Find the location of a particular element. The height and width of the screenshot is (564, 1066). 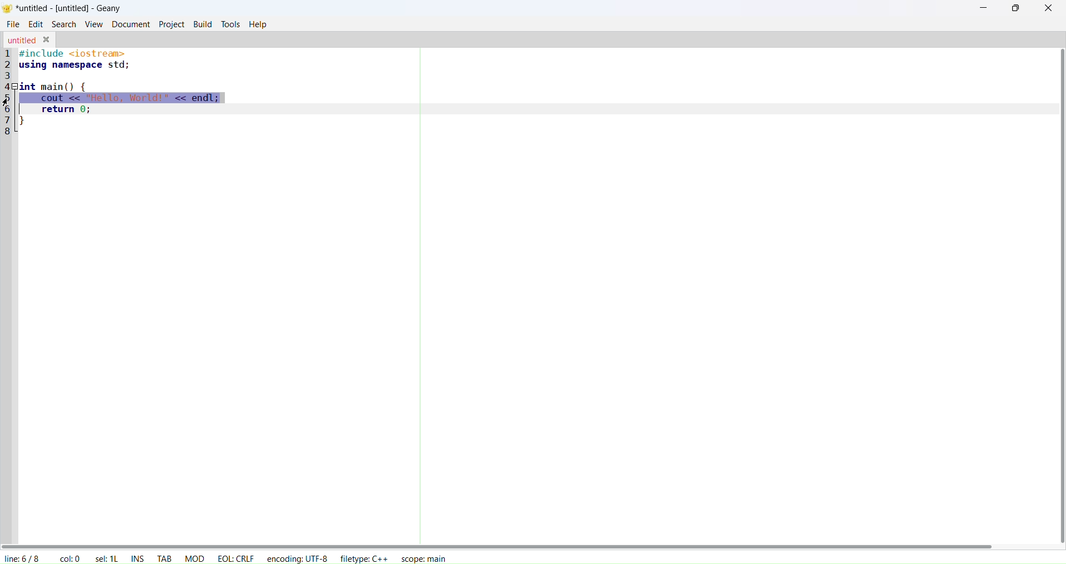

search is located at coordinates (64, 24).